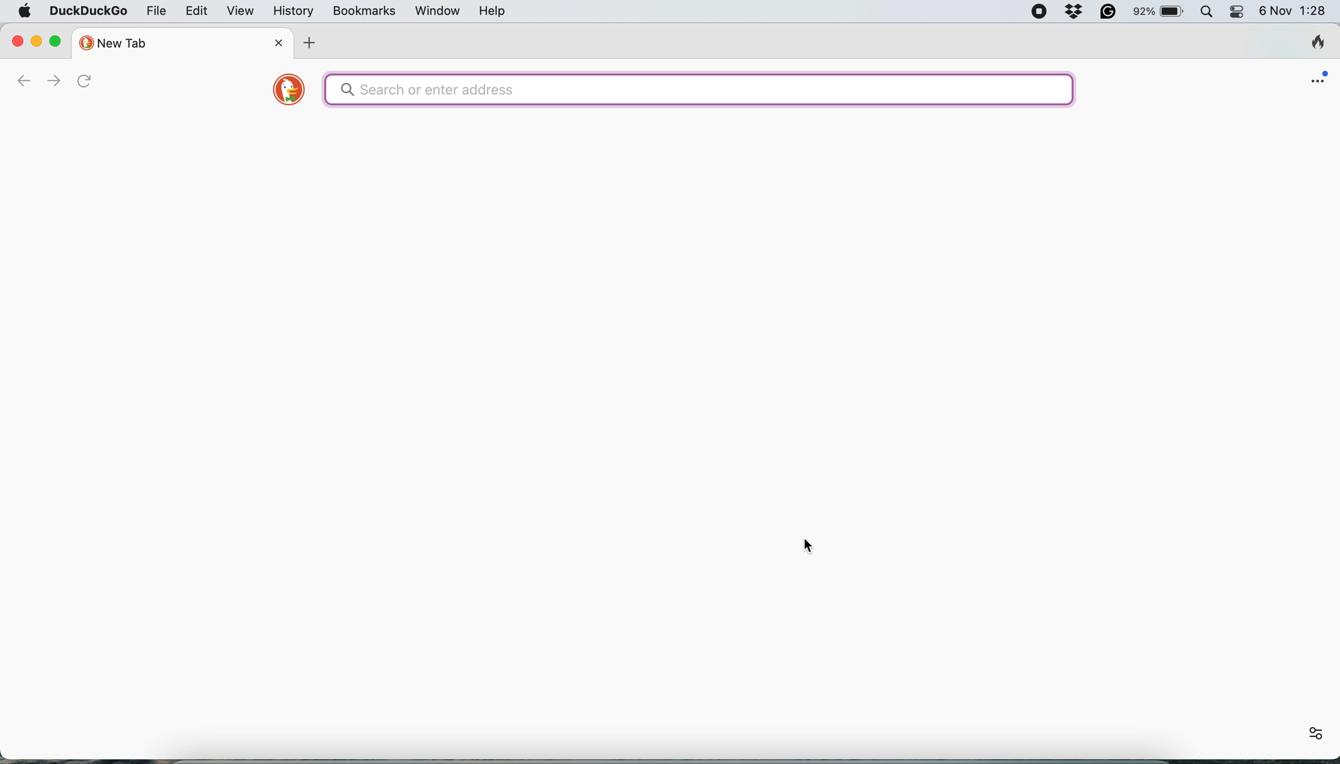  I want to click on clear browsing history, so click(1318, 41).